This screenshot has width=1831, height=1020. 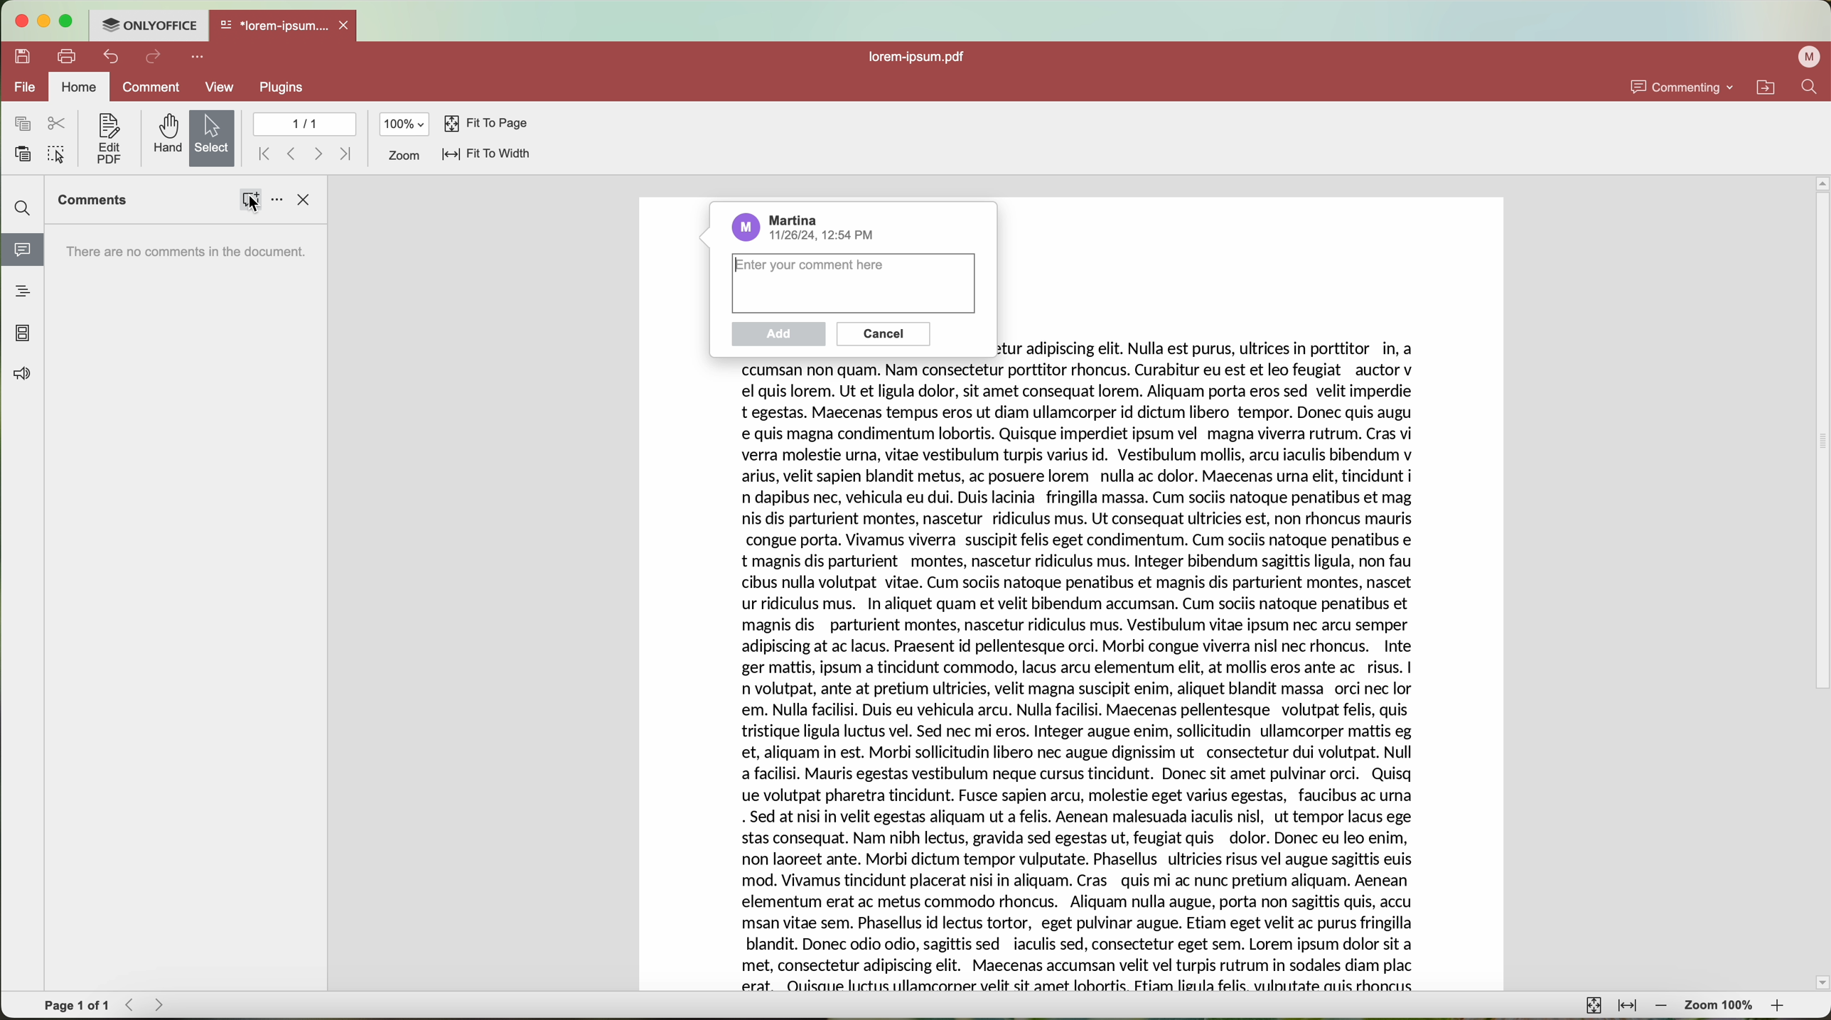 What do you see at coordinates (1663, 1007) in the screenshot?
I see `zoom out` at bounding box center [1663, 1007].